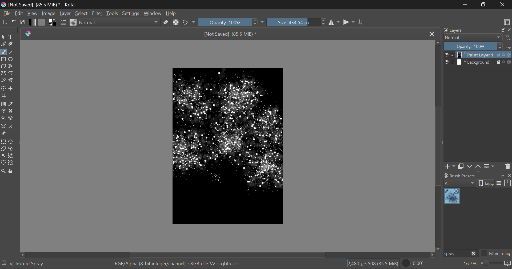  Describe the element at coordinates (432, 34) in the screenshot. I see `Close` at that location.